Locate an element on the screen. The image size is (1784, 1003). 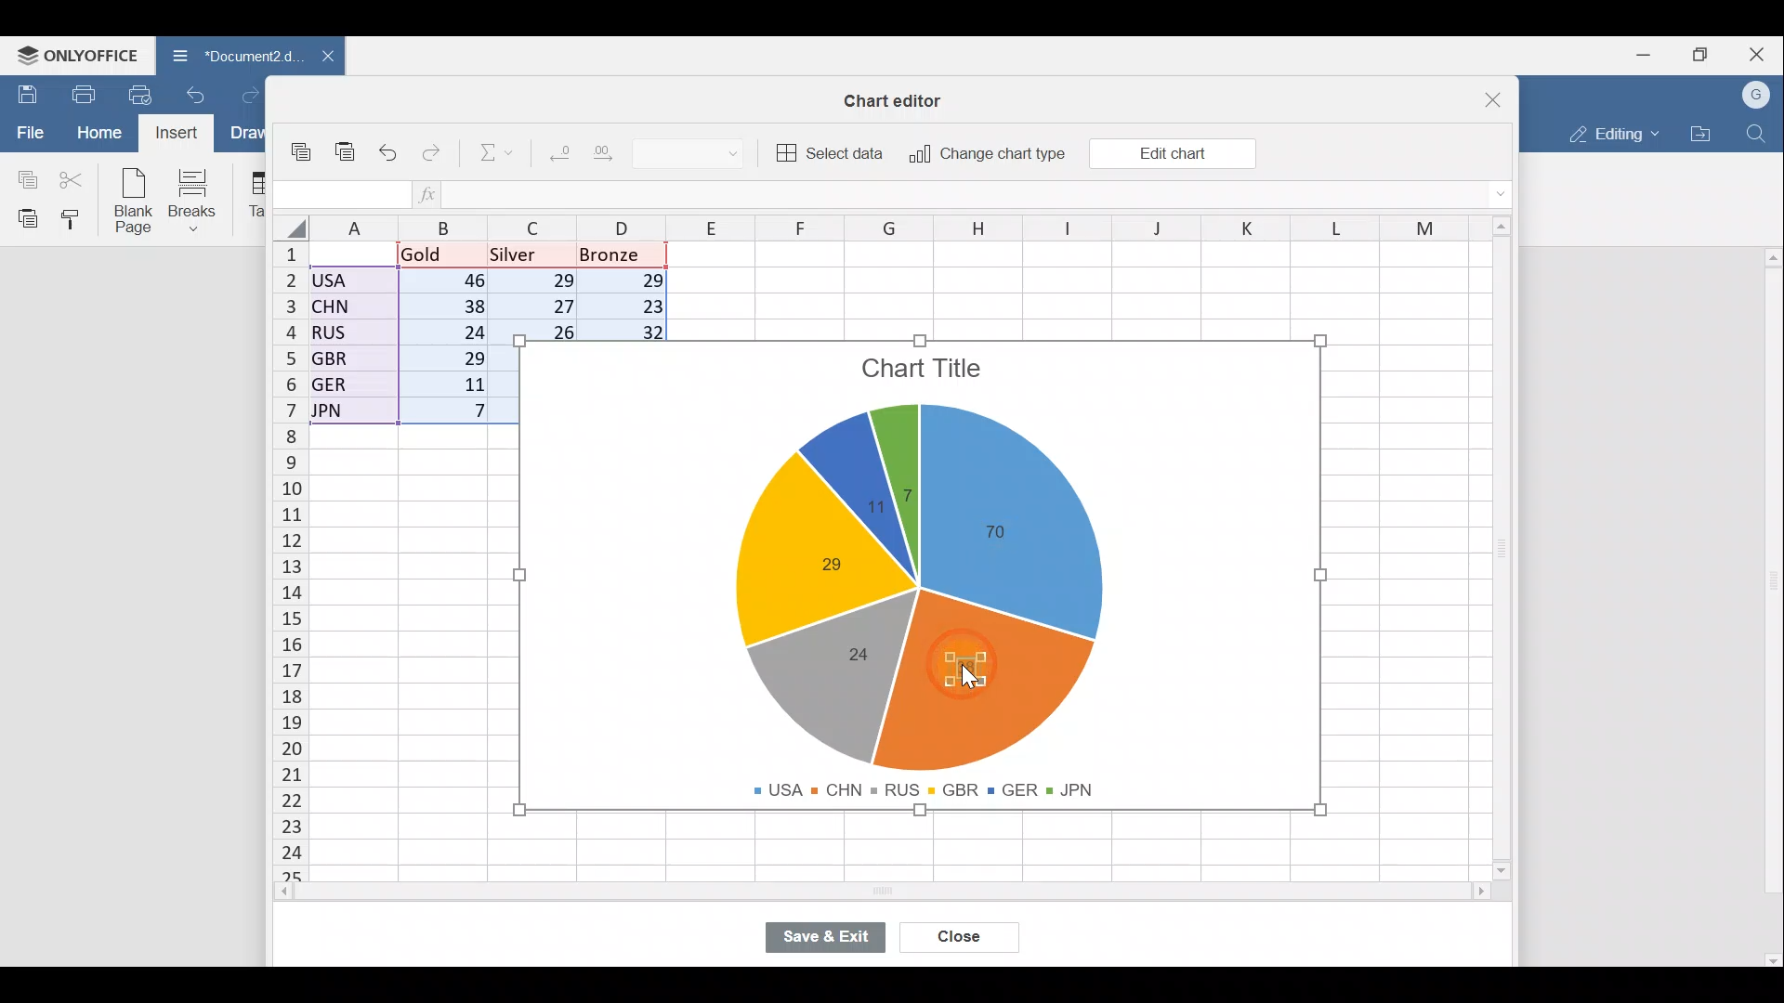
Copy style is located at coordinates (78, 218).